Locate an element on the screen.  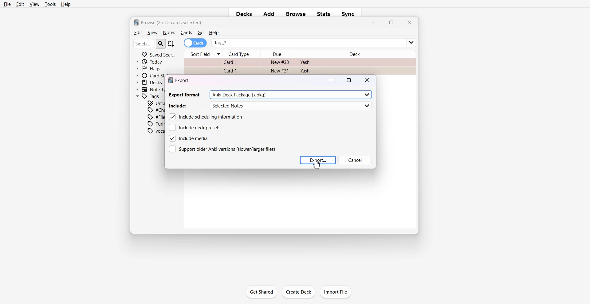
Today is located at coordinates (151, 62).